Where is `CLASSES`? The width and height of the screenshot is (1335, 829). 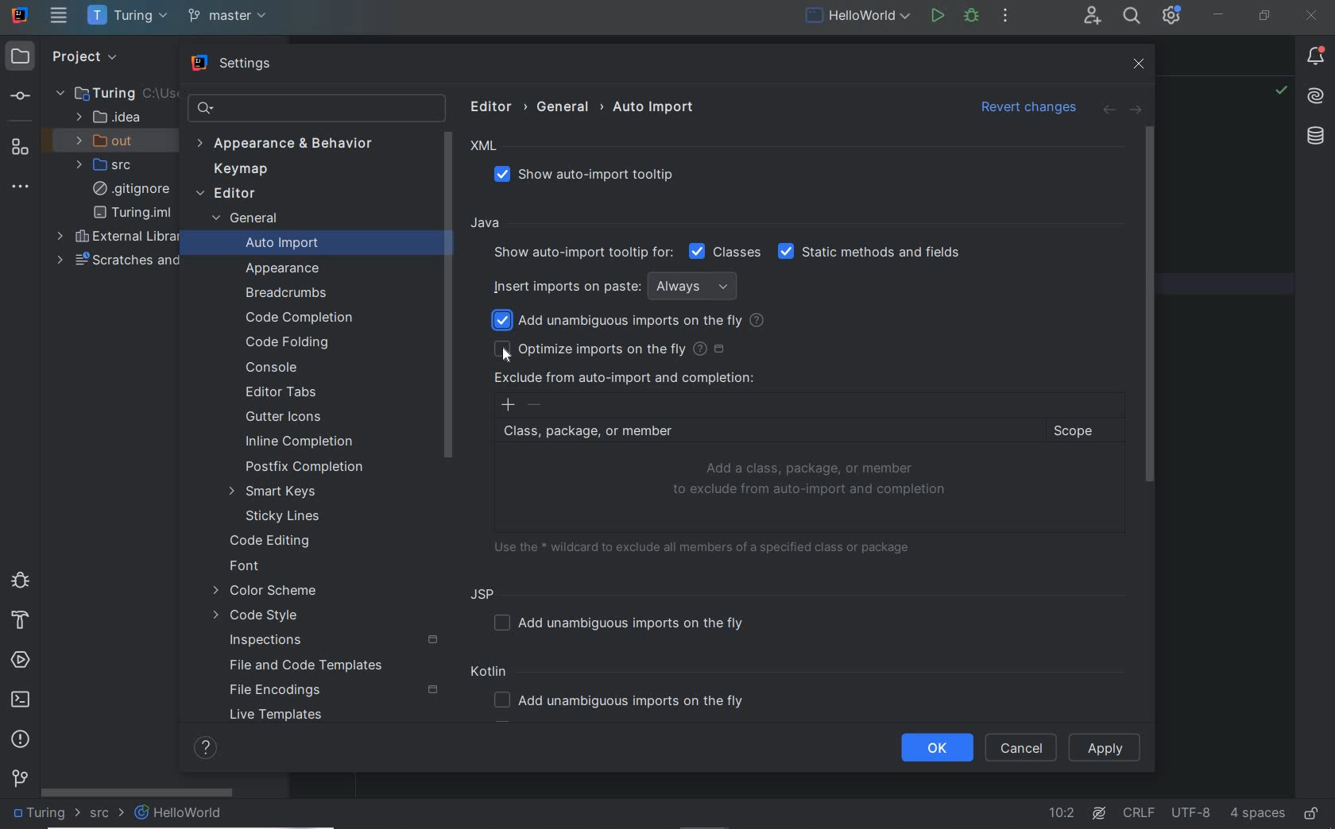 CLASSES is located at coordinates (726, 251).